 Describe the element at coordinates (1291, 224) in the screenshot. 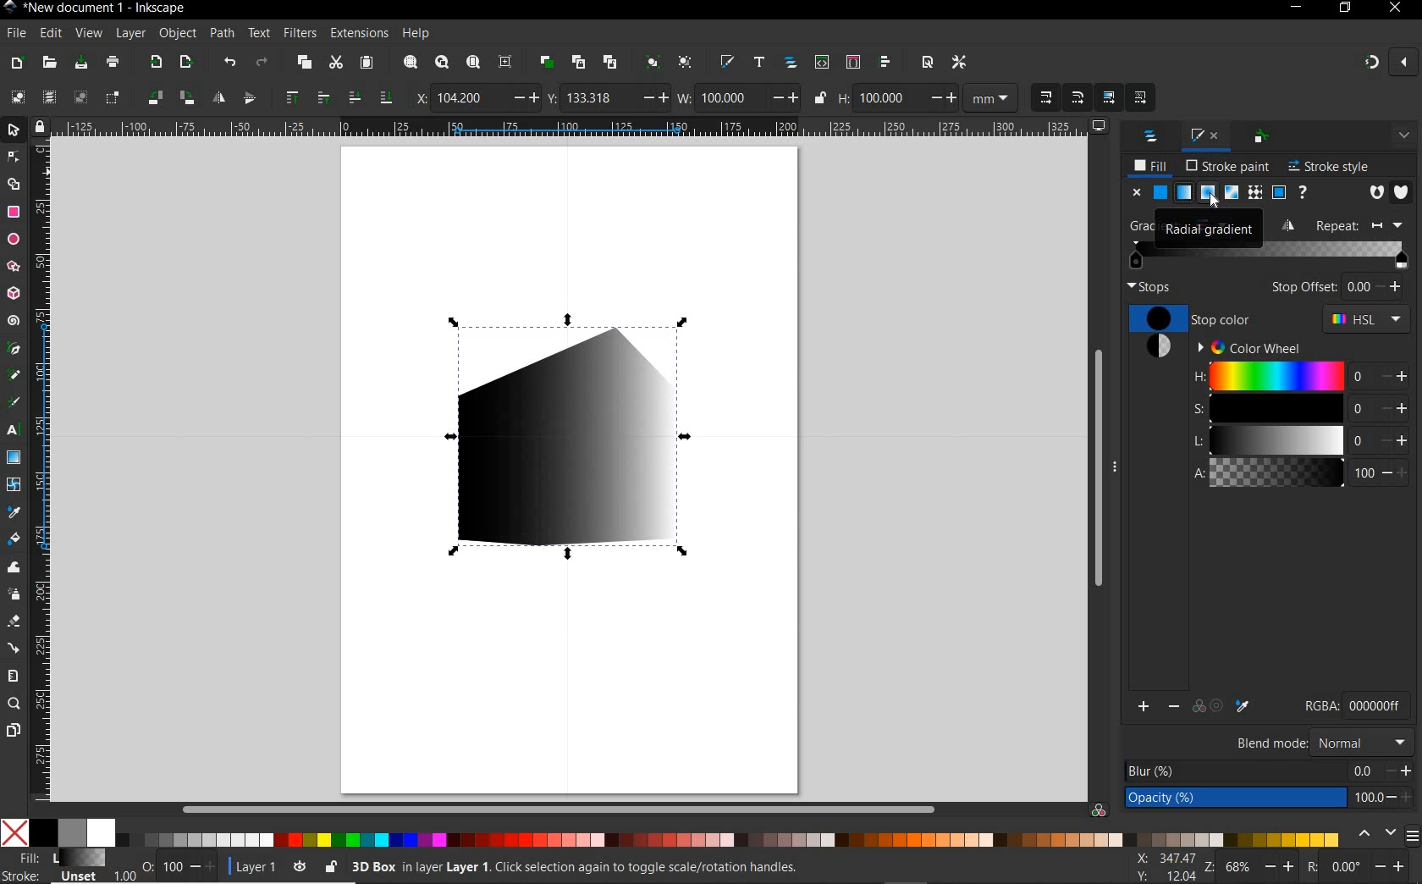

I see `flip` at that location.